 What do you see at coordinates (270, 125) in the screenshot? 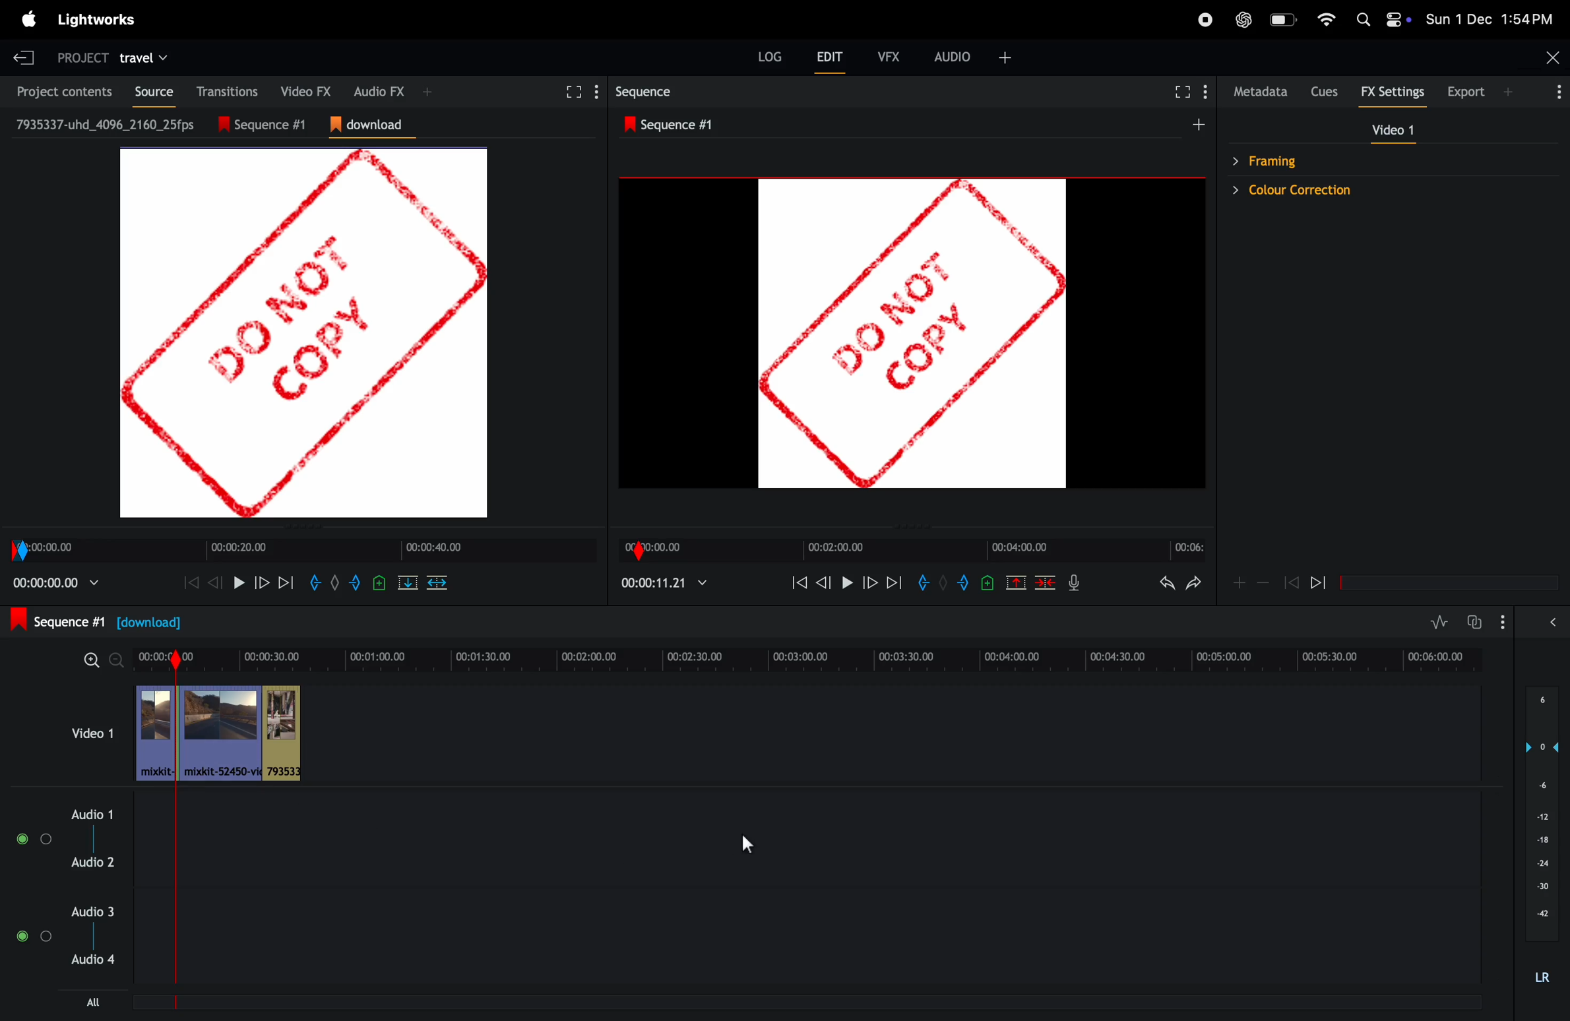
I see `sequence #1` at bounding box center [270, 125].